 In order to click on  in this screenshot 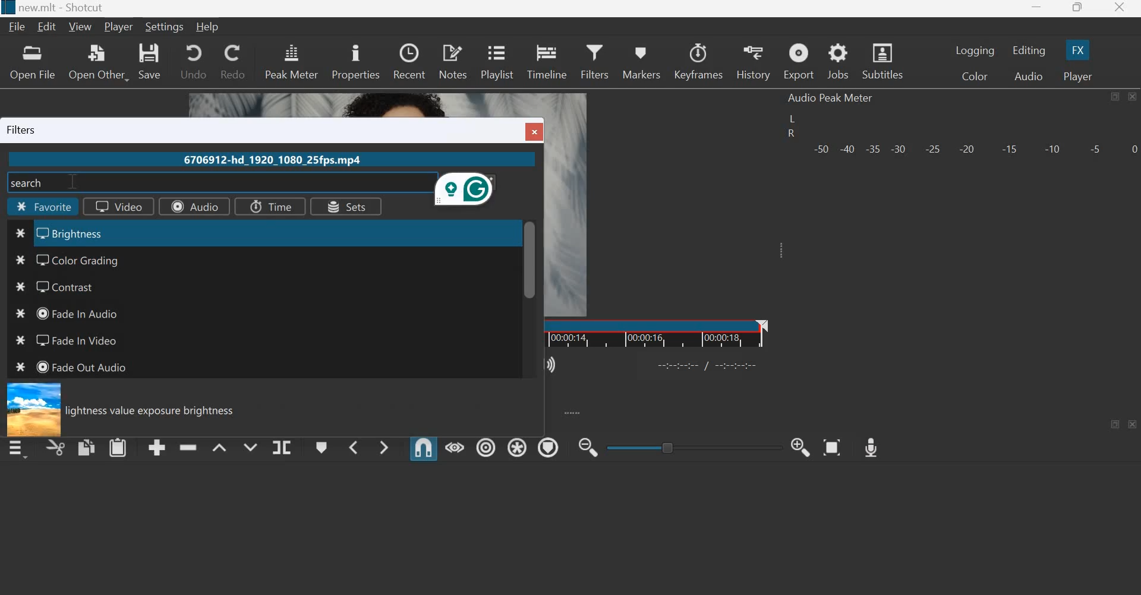, I will do `click(21, 234)`.